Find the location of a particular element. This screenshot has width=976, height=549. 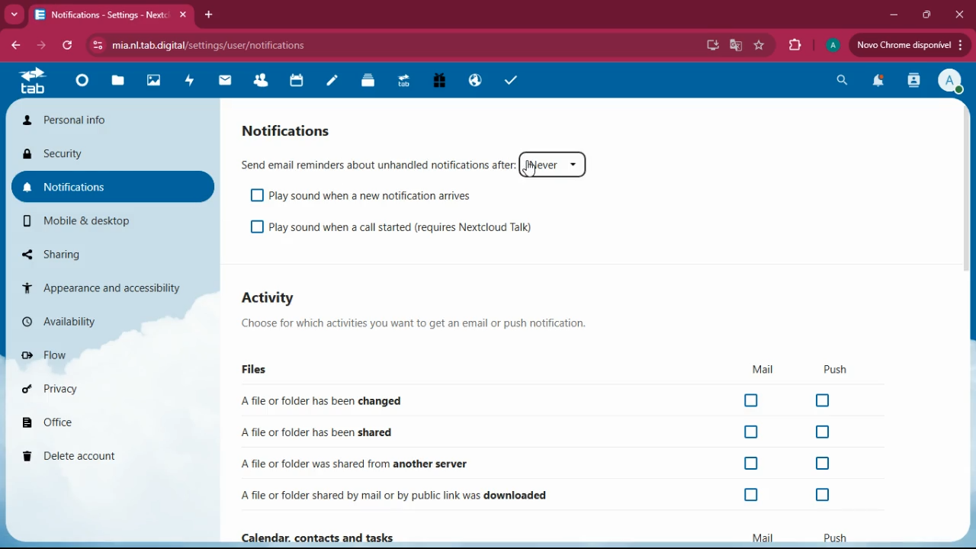

notifications is located at coordinates (113, 187).